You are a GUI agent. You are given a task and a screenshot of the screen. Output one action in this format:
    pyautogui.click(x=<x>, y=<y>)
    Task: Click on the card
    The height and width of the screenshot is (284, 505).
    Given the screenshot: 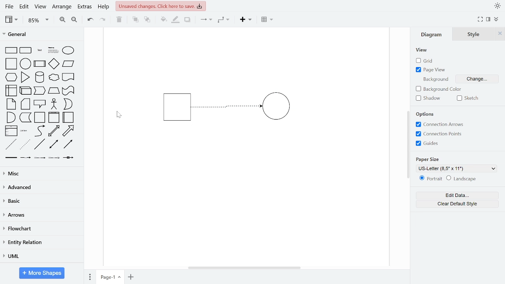 What is the action you would take?
    pyautogui.click(x=26, y=104)
    